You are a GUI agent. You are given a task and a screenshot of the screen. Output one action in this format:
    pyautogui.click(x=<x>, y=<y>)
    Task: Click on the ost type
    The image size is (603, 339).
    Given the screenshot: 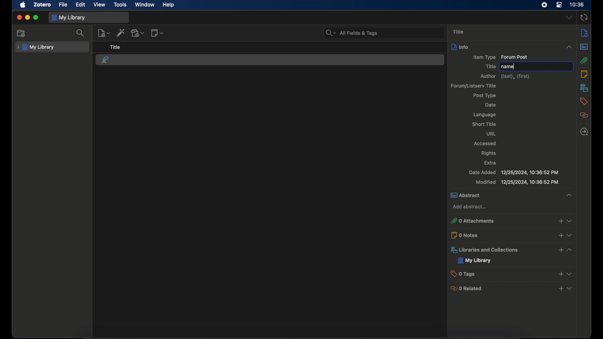 What is the action you would take?
    pyautogui.click(x=486, y=95)
    